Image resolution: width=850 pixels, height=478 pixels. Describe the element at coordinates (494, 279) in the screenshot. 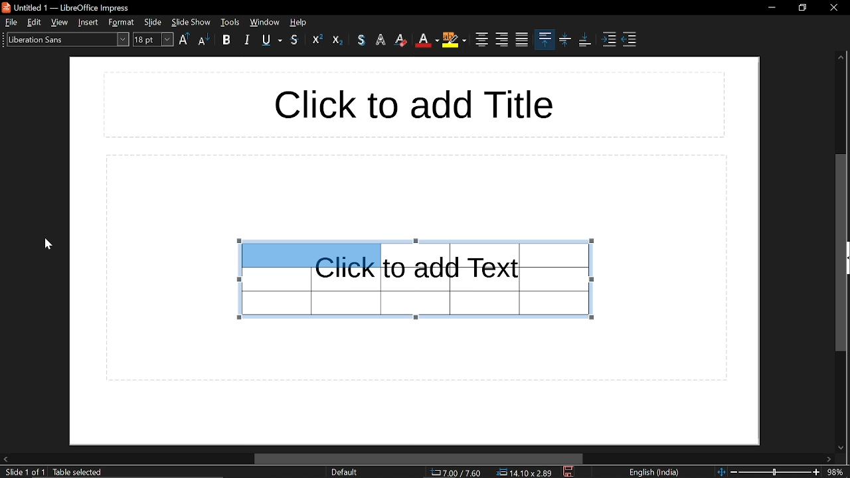

I see `Table` at that location.